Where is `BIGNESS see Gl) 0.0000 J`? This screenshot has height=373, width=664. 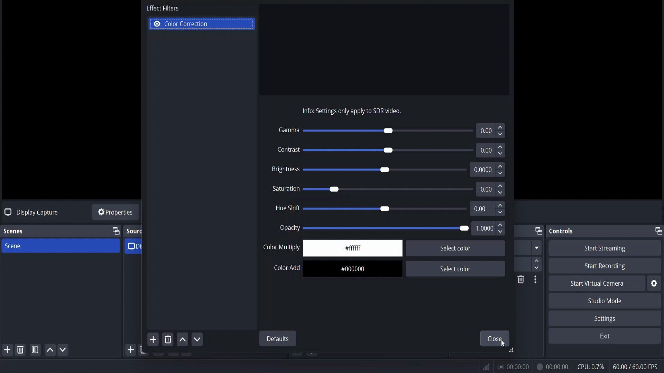
BIGNESS see Gl) 0.0000 J is located at coordinates (381, 170).